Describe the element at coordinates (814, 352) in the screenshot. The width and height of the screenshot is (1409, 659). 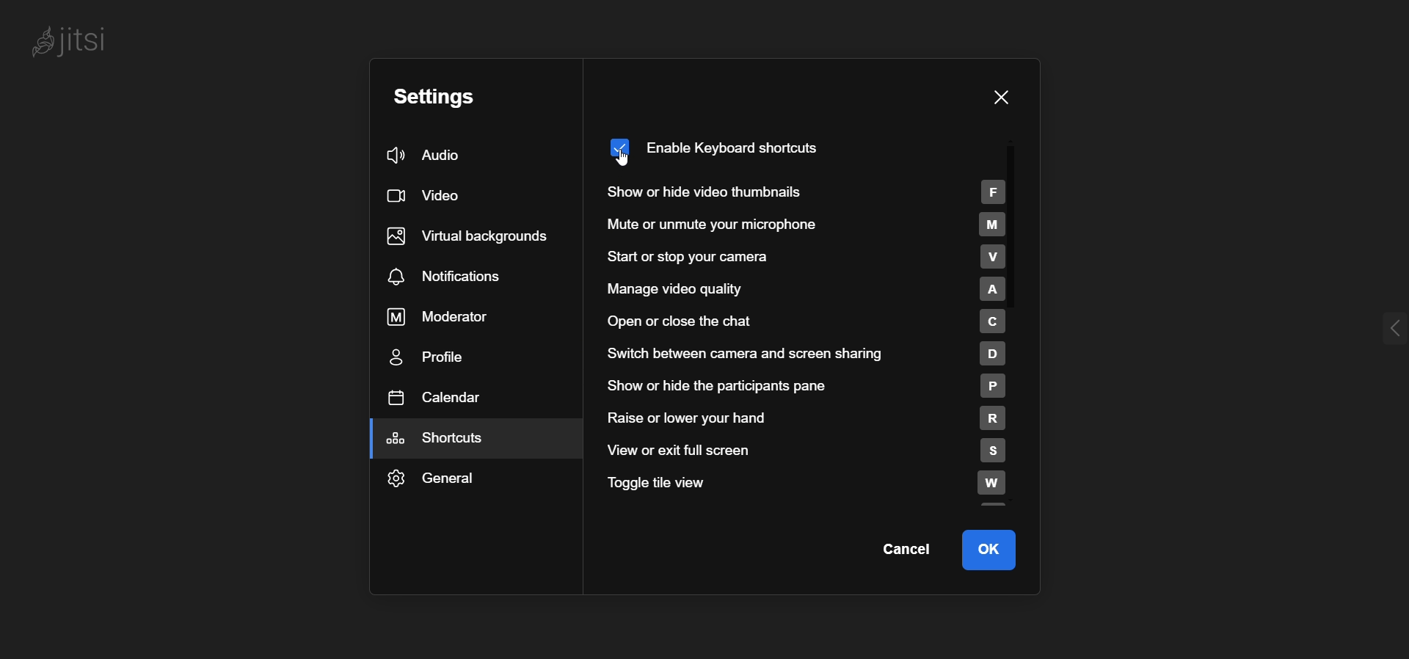
I see `switch between camera` at that location.